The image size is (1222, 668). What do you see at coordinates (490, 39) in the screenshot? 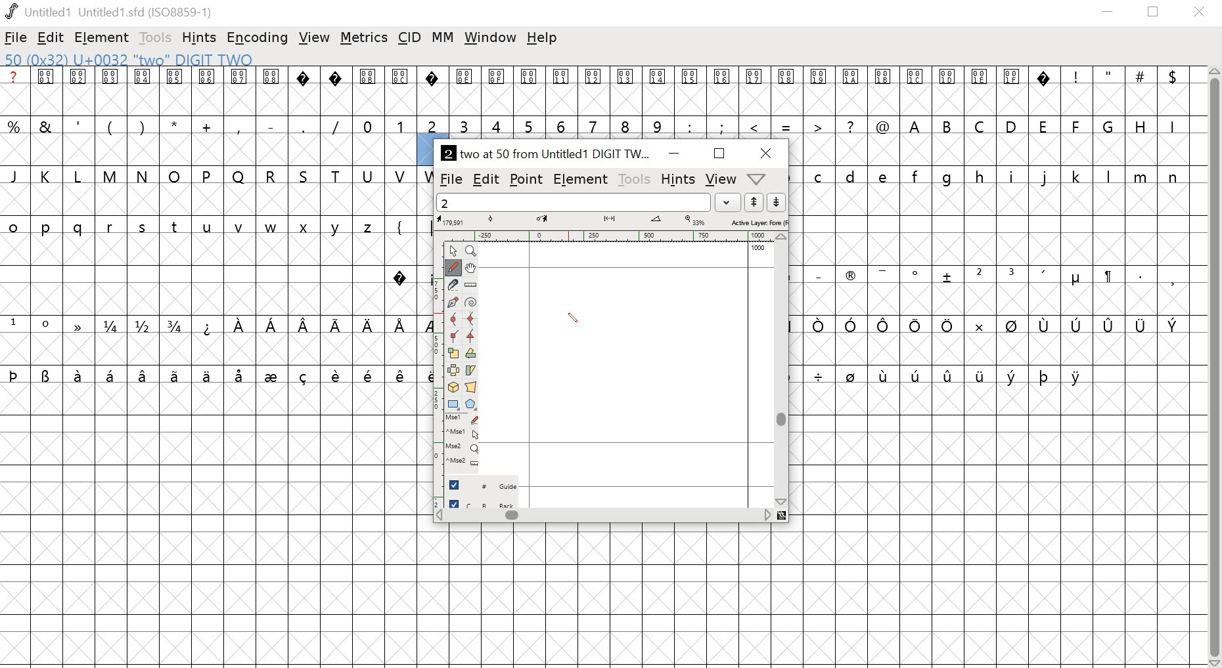
I see `window` at bounding box center [490, 39].